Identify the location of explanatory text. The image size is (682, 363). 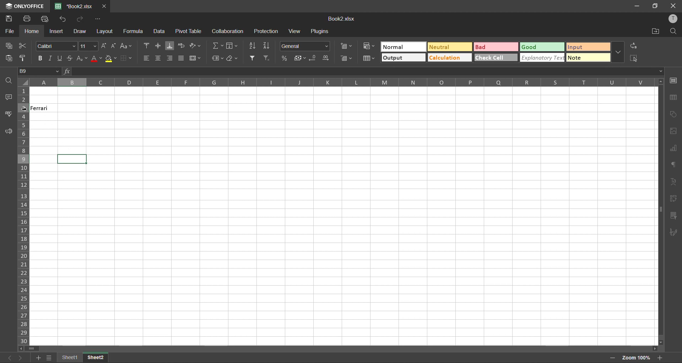
(541, 58).